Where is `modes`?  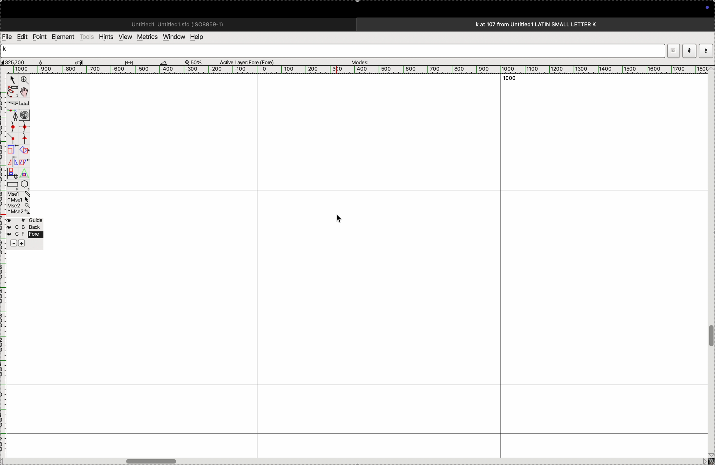 modes is located at coordinates (358, 61).